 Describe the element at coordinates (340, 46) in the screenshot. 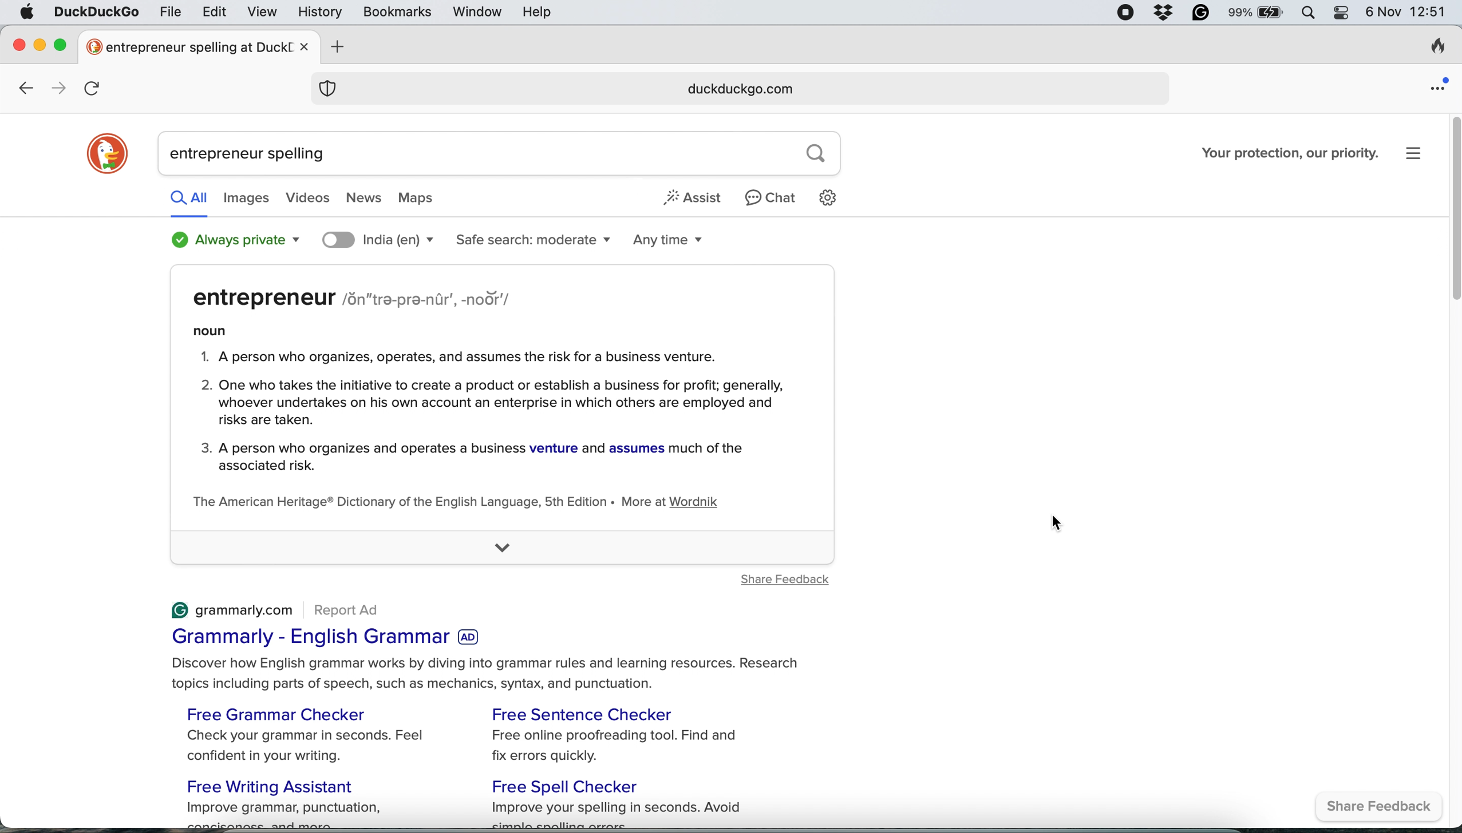

I see `add new tab` at that location.